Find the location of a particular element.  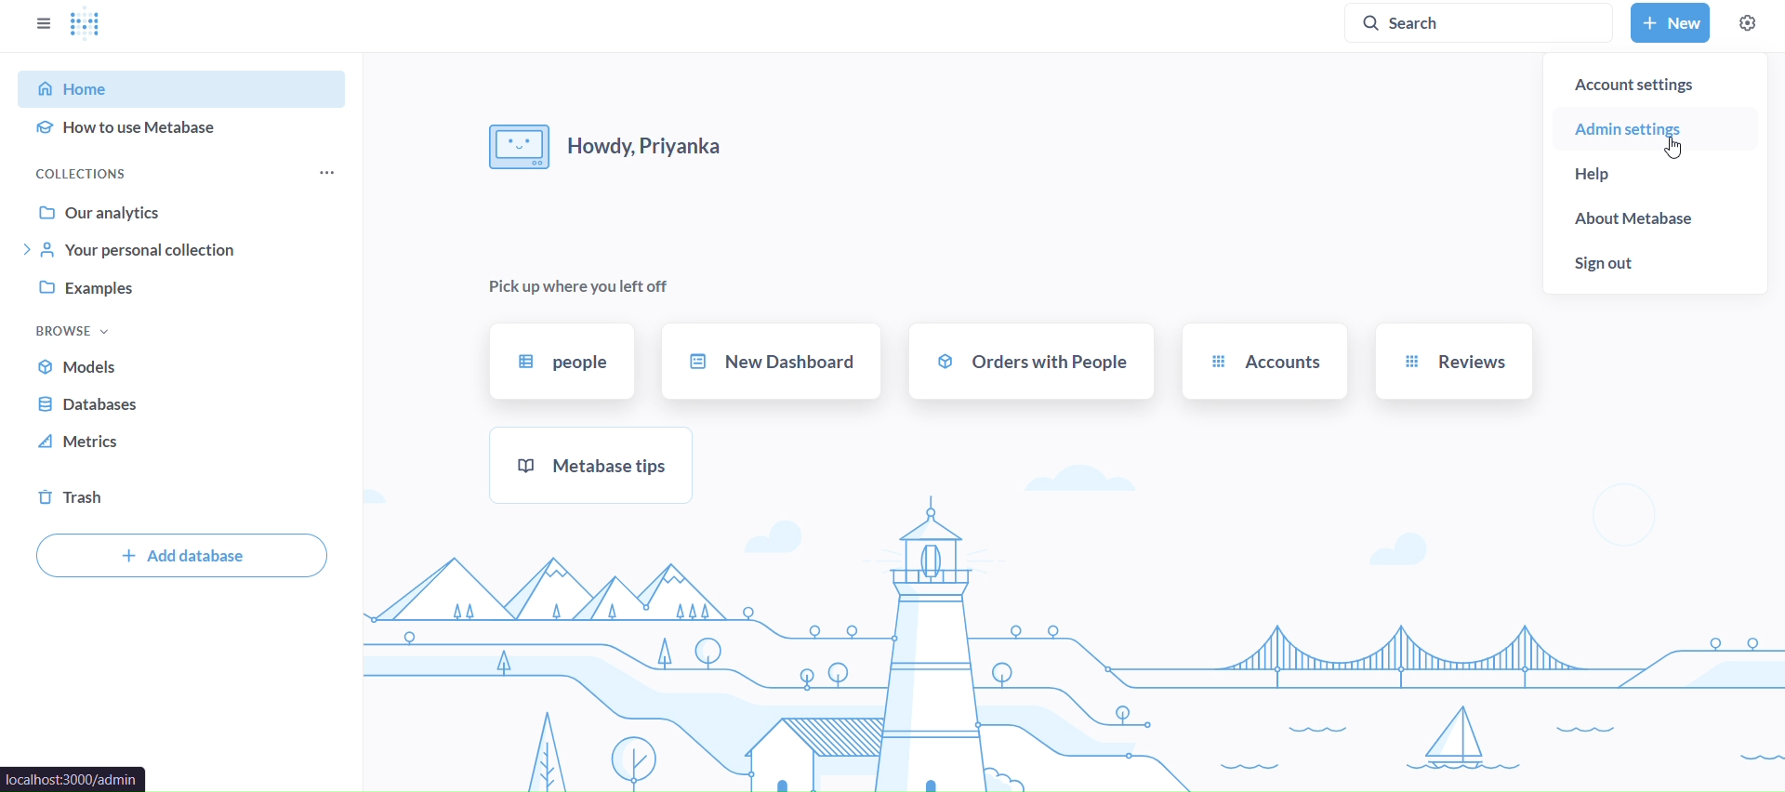

people is located at coordinates (564, 359).